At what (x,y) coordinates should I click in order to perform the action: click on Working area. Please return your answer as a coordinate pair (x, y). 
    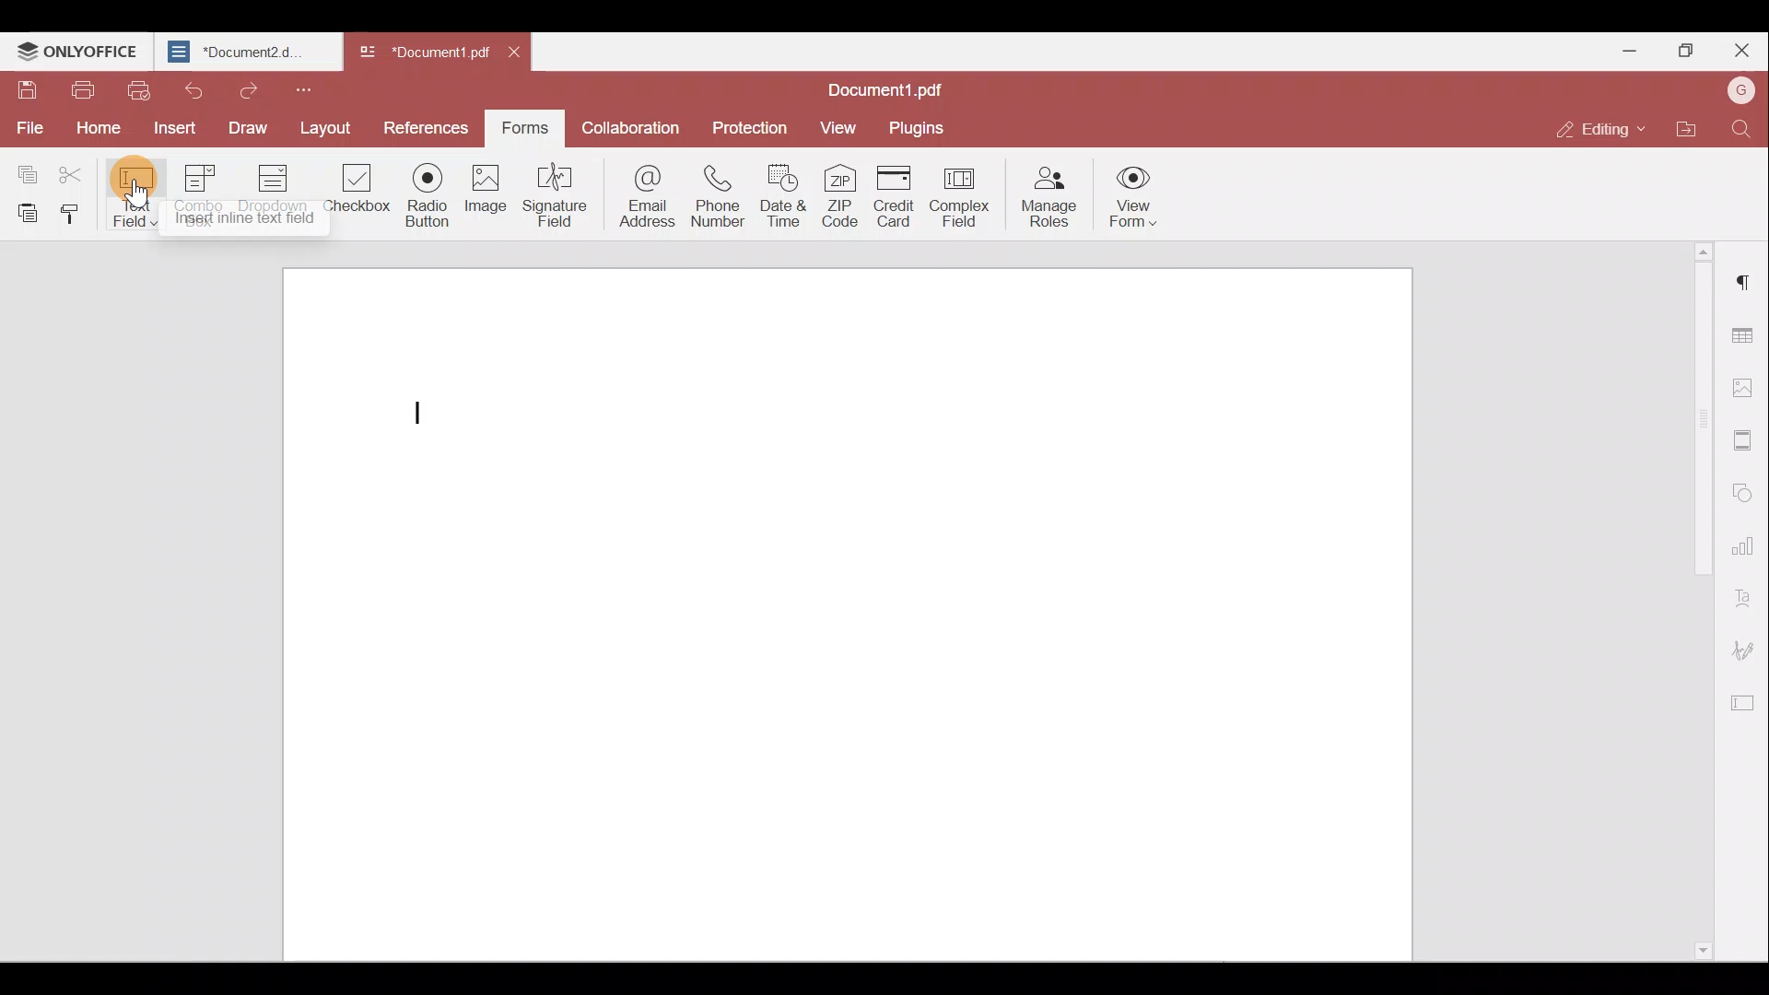
    Looking at the image, I should click on (856, 606).